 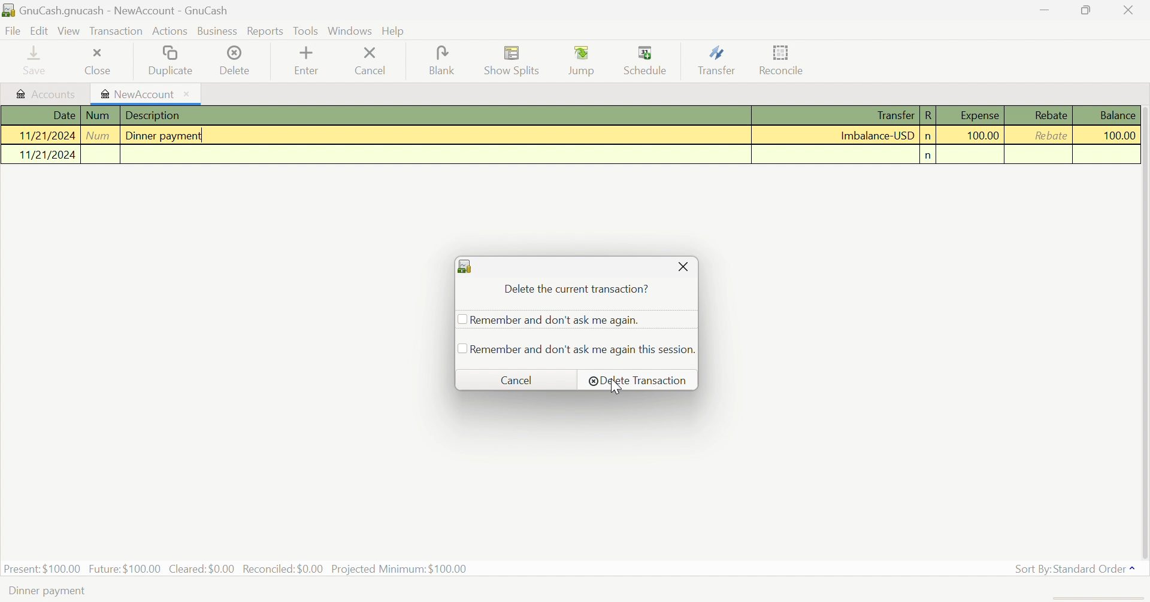 I want to click on Delete Transaction, so click(x=638, y=380).